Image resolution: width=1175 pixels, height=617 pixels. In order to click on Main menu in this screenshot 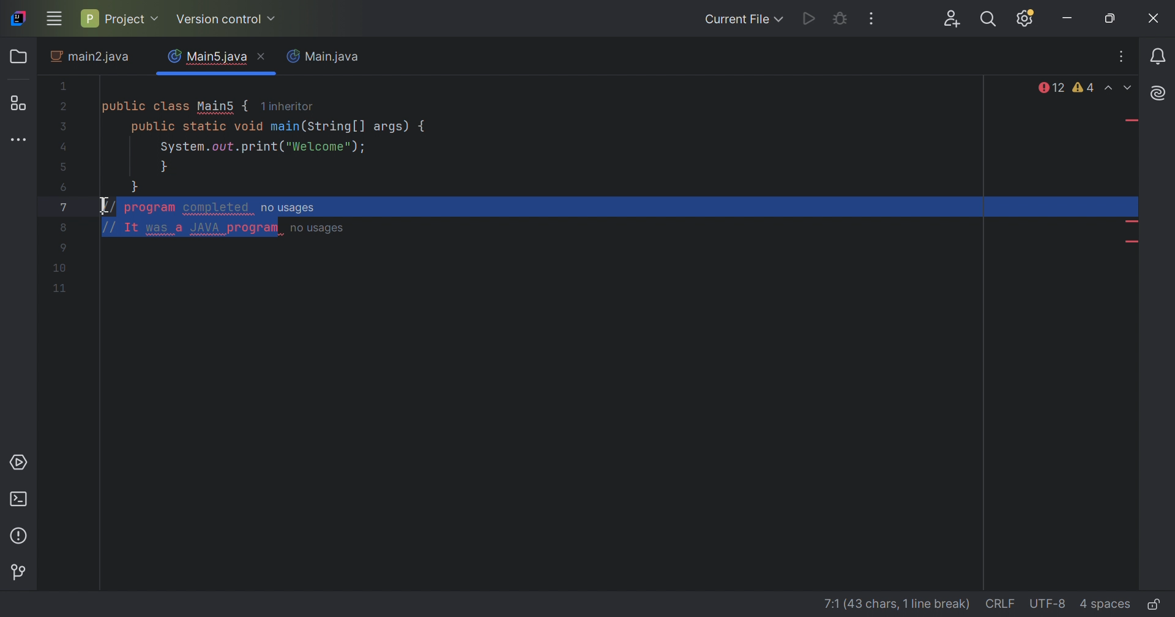, I will do `click(54, 18)`.